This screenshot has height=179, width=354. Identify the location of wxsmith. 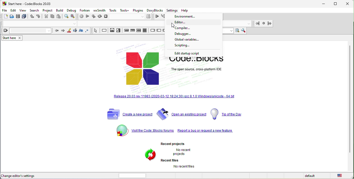
(100, 10).